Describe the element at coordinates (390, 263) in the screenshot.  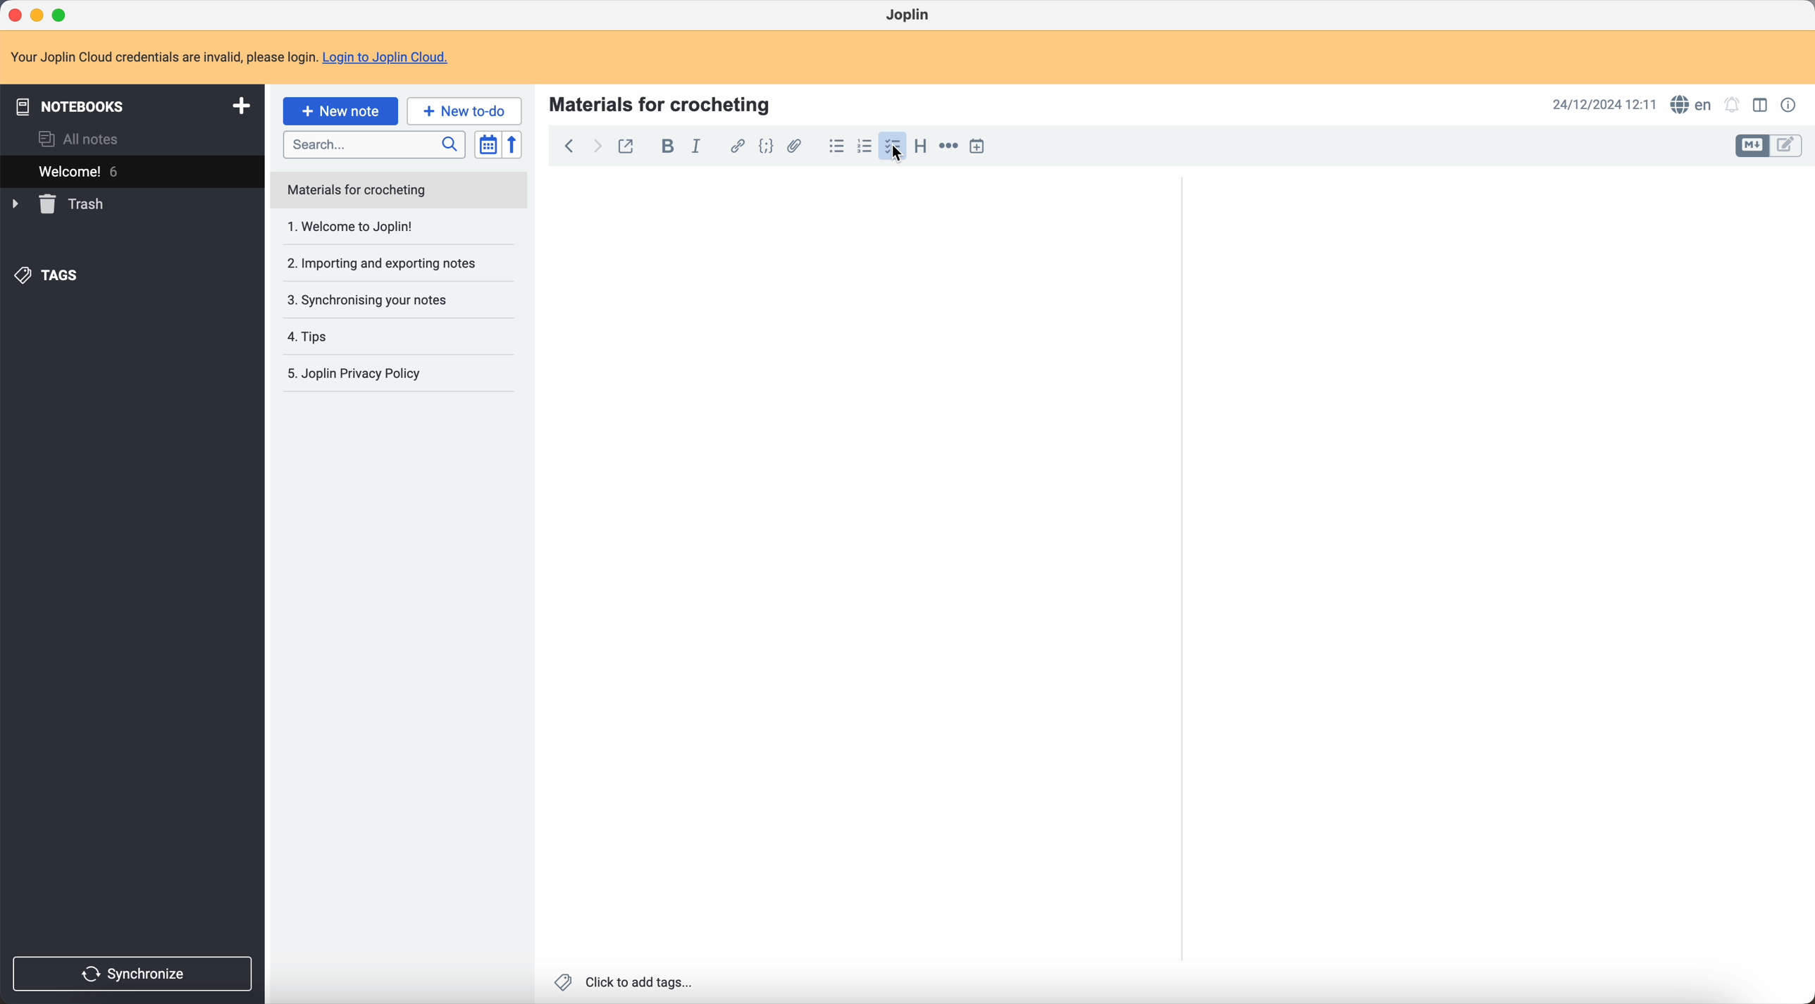
I see `importing and exporting notes` at that location.